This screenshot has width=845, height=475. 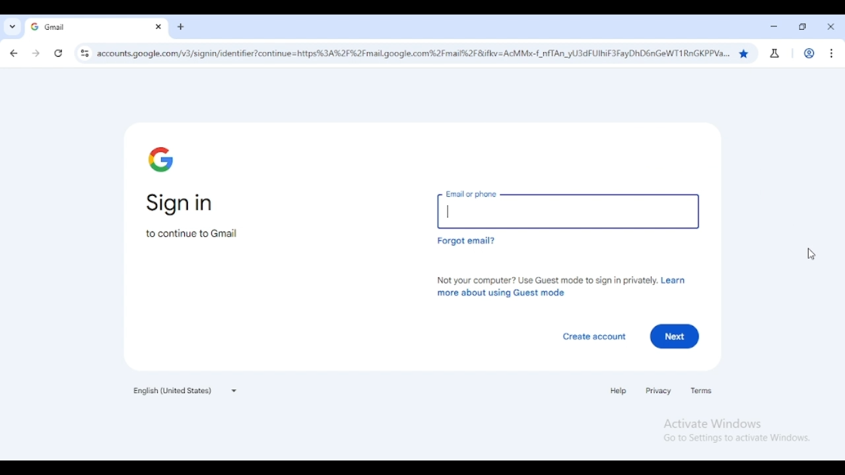 What do you see at coordinates (809, 53) in the screenshot?
I see `profile` at bounding box center [809, 53].